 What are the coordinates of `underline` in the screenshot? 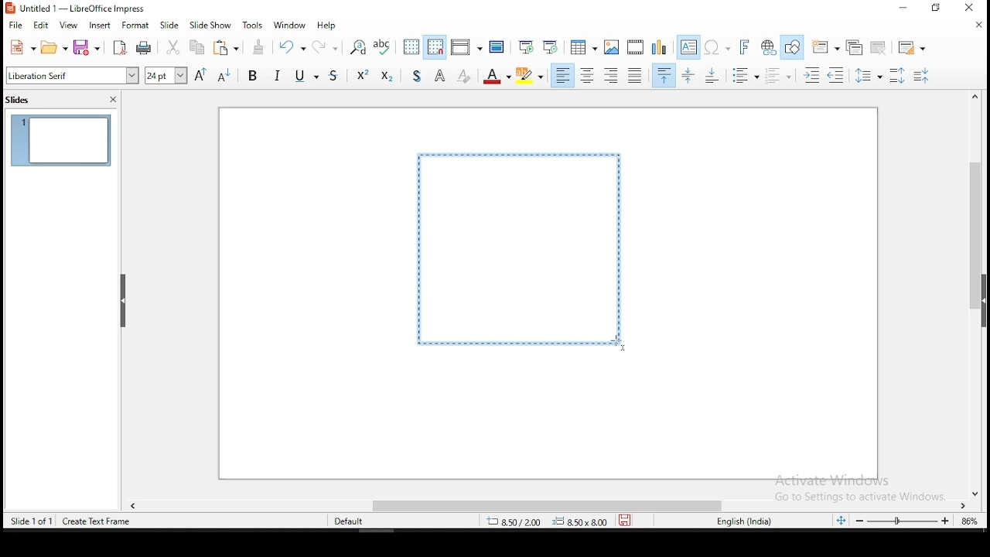 It's located at (299, 77).